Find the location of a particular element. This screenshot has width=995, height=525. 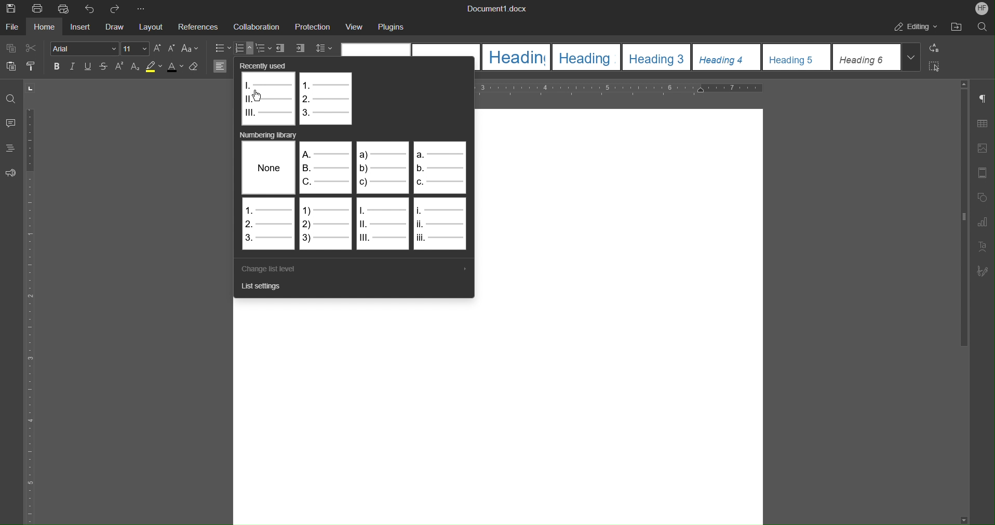

Highlight is located at coordinates (154, 67).